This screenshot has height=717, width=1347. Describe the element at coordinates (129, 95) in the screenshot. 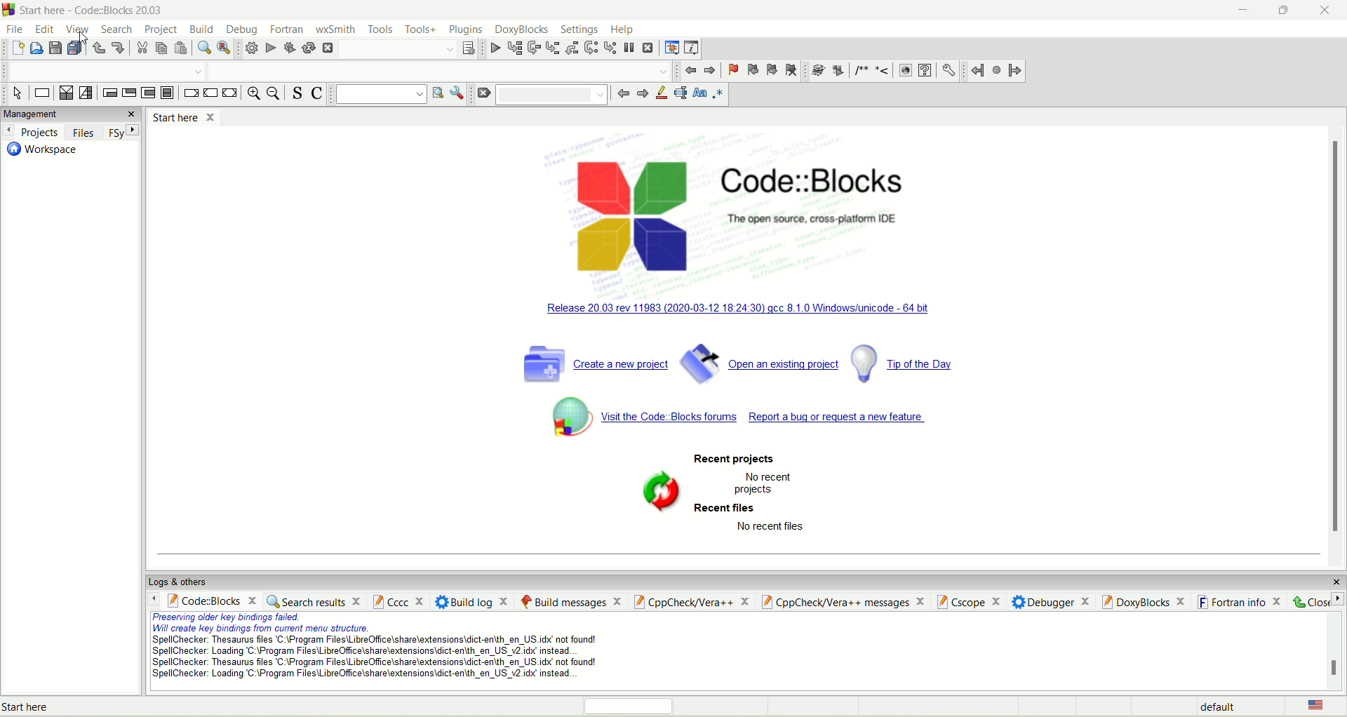

I see `exit condition loop` at that location.